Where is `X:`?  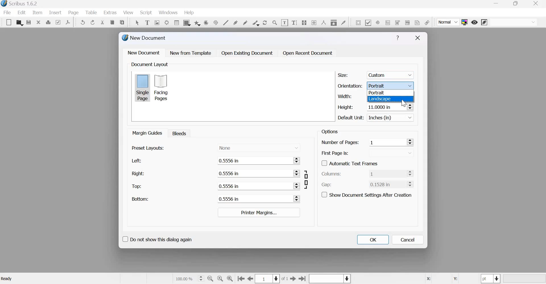 X: is located at coordinates (428, 279).